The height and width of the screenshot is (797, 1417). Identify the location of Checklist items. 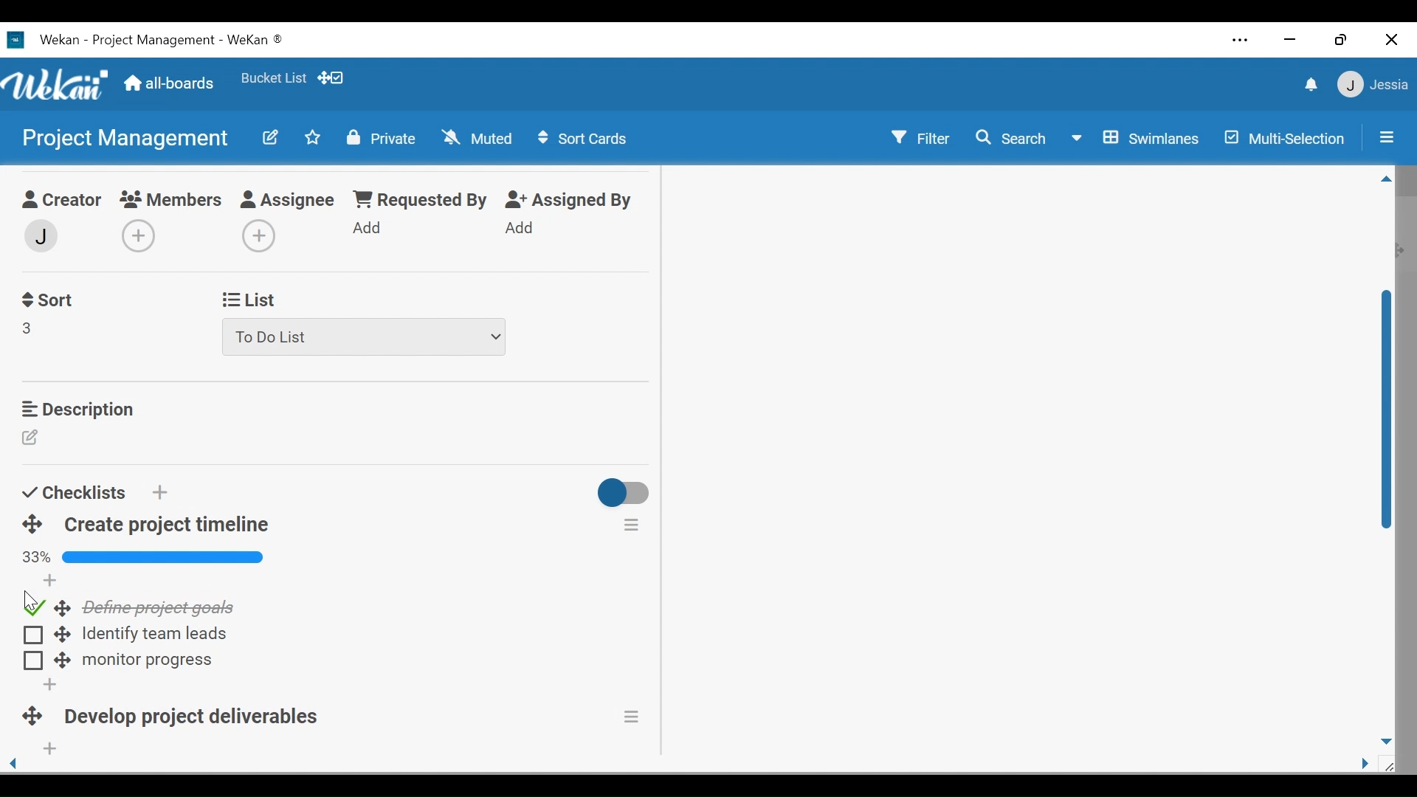
(162, 607).